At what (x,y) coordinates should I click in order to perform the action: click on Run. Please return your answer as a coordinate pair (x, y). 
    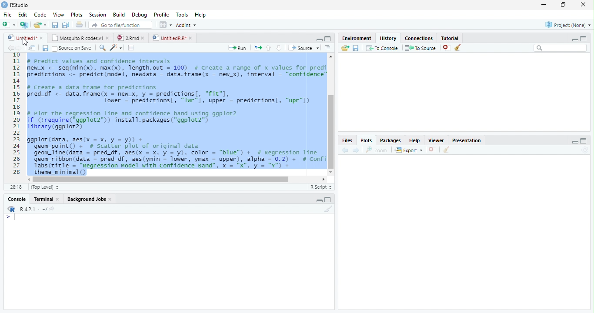
    Looking at the image, I should click on (237, 48).